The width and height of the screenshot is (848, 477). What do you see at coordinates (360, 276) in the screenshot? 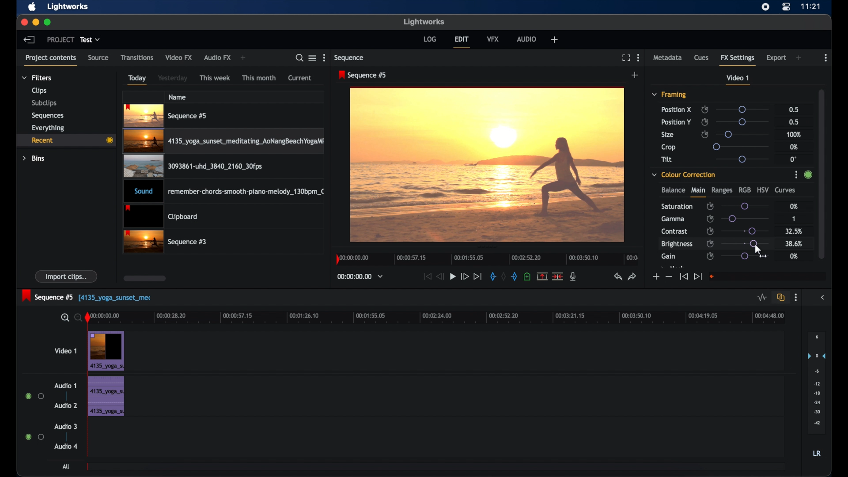
I see `timecodesand reels` at bounding box center [360, 276].